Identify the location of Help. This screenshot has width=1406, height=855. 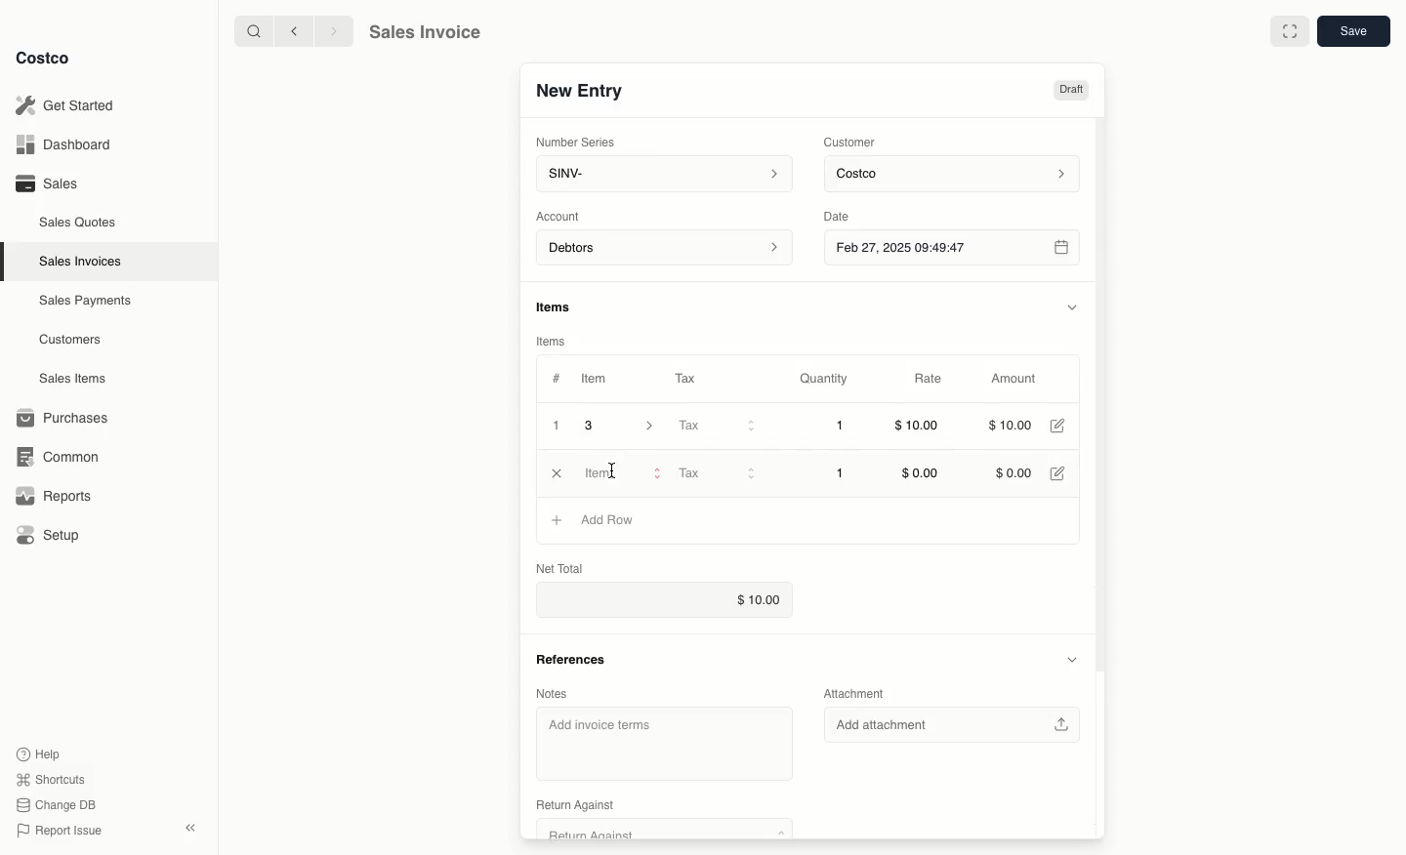
(40, 753).